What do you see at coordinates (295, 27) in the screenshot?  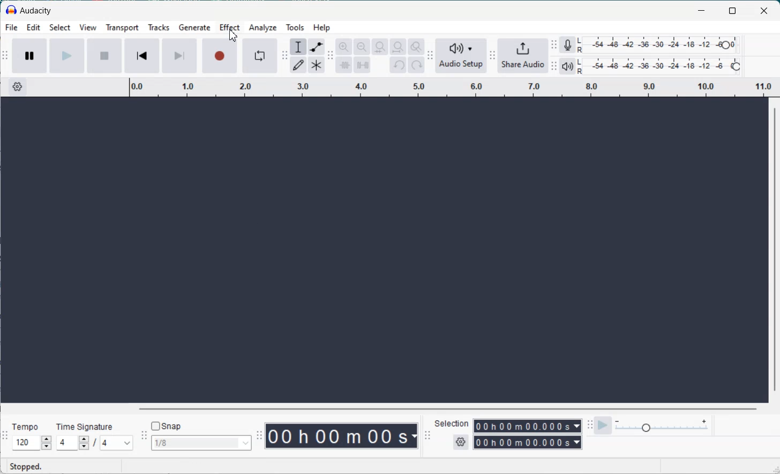 I see `Tools` at bounding box center [295, 27].